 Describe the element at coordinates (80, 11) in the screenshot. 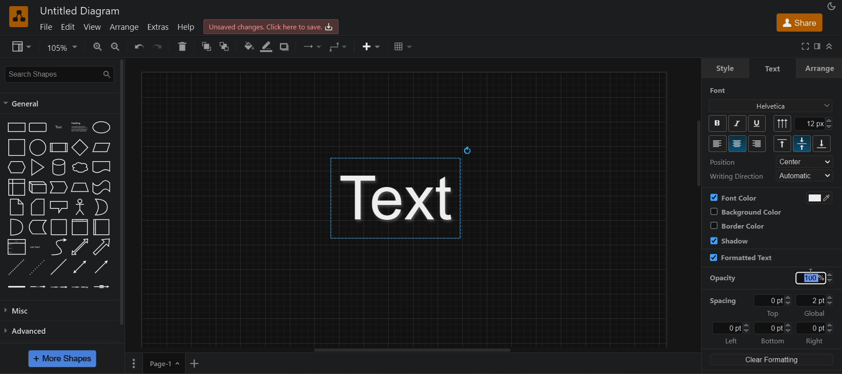

I see `title` at that location.